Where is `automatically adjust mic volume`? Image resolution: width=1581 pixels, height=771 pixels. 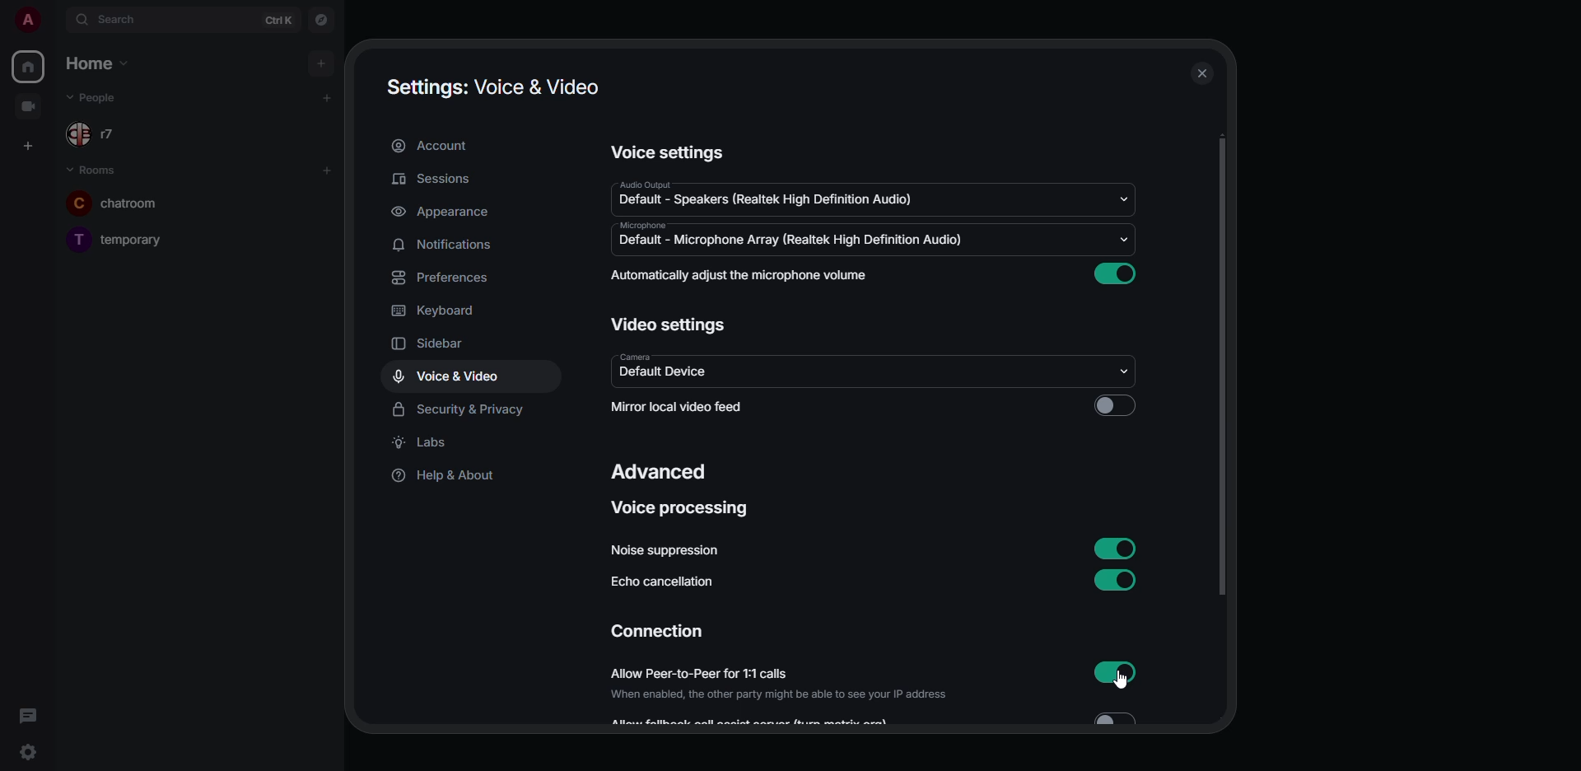
automatically adjust mic volume is located at coordinates (739, 275).